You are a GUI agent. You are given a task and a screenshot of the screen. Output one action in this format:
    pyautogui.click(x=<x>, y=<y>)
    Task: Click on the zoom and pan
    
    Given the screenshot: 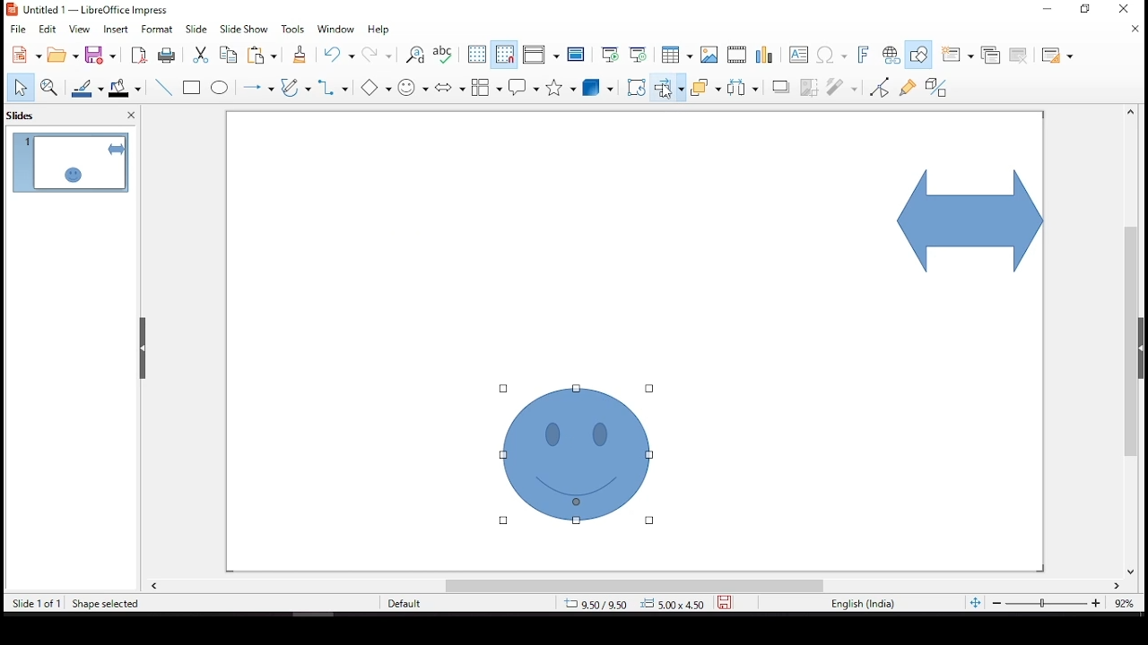 What is the action you would take?
    pyautogui.click(x=48, y=85)
    